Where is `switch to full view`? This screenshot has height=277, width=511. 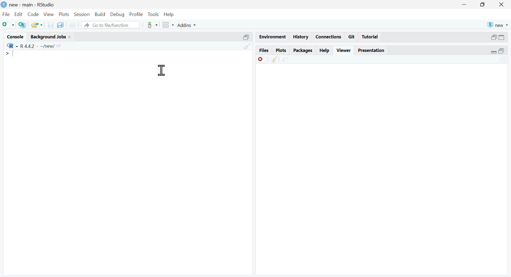
switch to full view is located at coordinates (501, 37).